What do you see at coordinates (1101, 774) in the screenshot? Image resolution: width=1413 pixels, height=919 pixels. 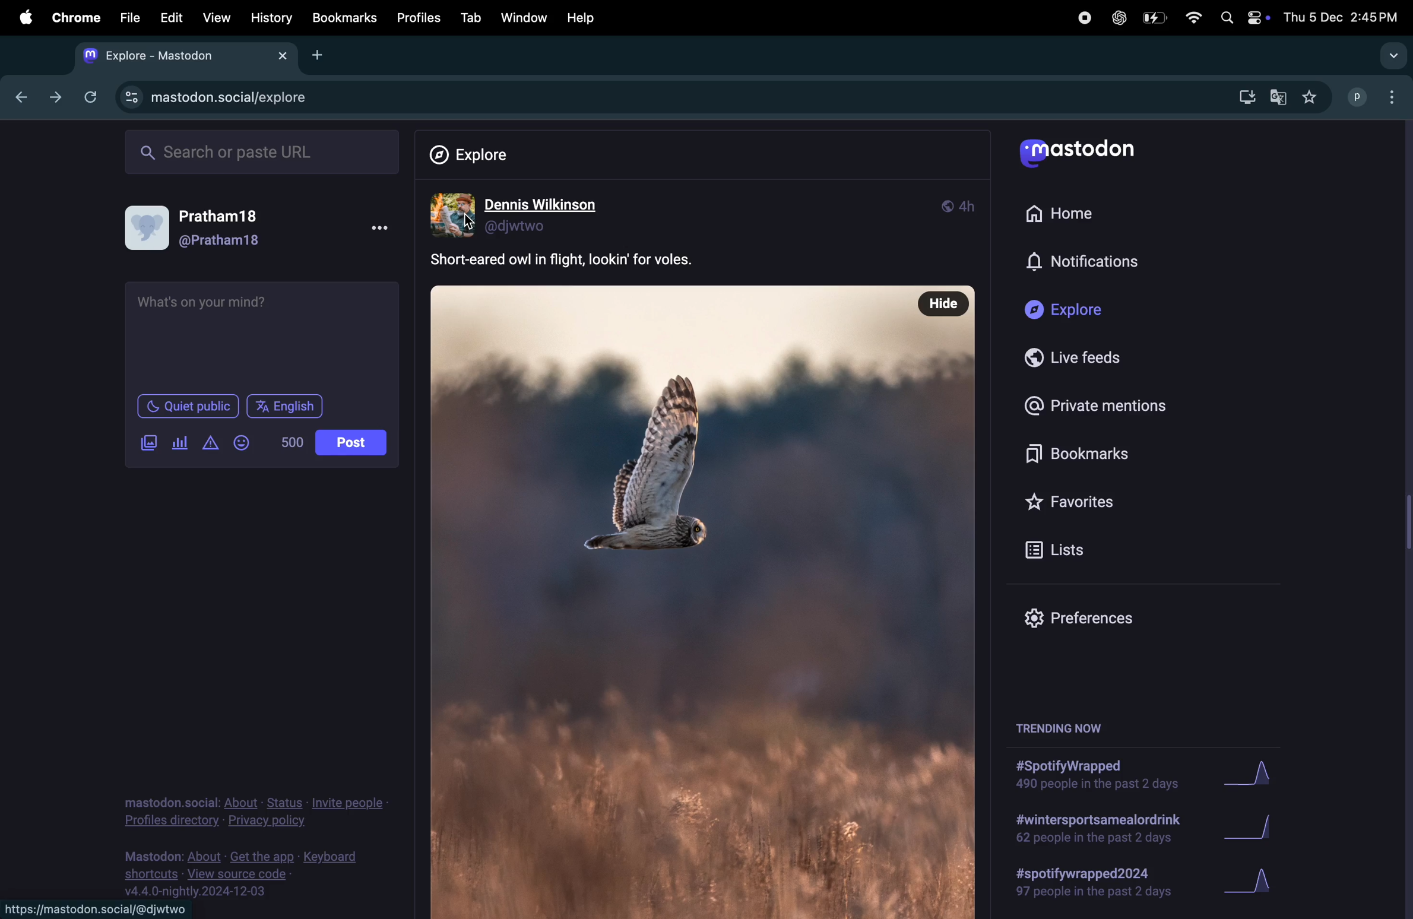 I see `#spotify wrapped` at bounding box center [1101, 774].